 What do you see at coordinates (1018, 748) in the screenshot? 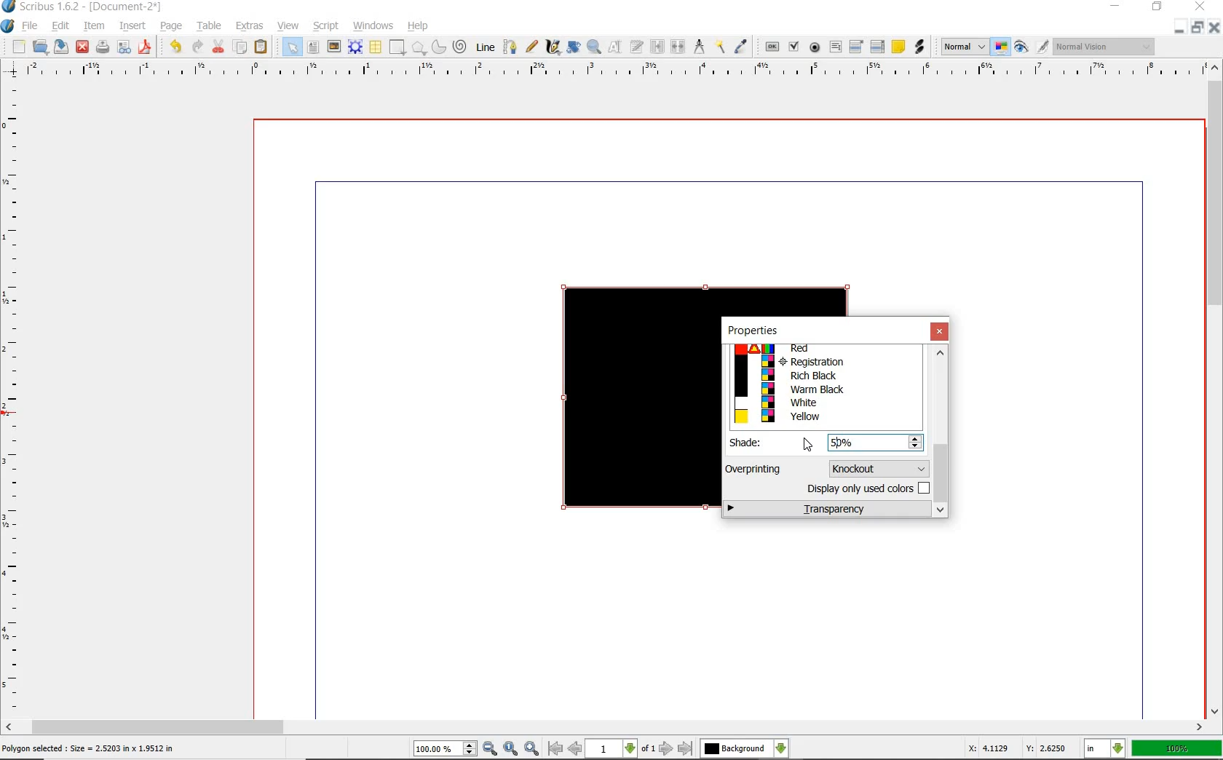
I see `X: 4.1129 Y: 2.6250` at bounding box center [1018, 748].